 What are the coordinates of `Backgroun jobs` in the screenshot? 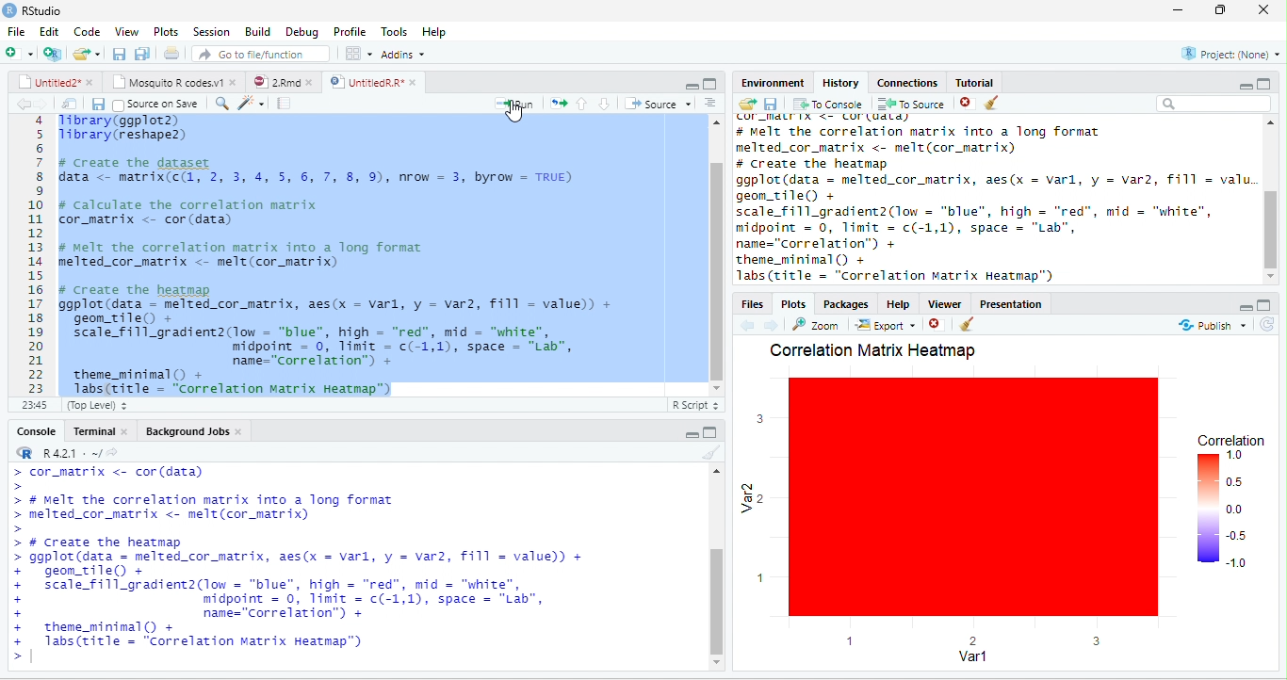 It's located at (204, 431).